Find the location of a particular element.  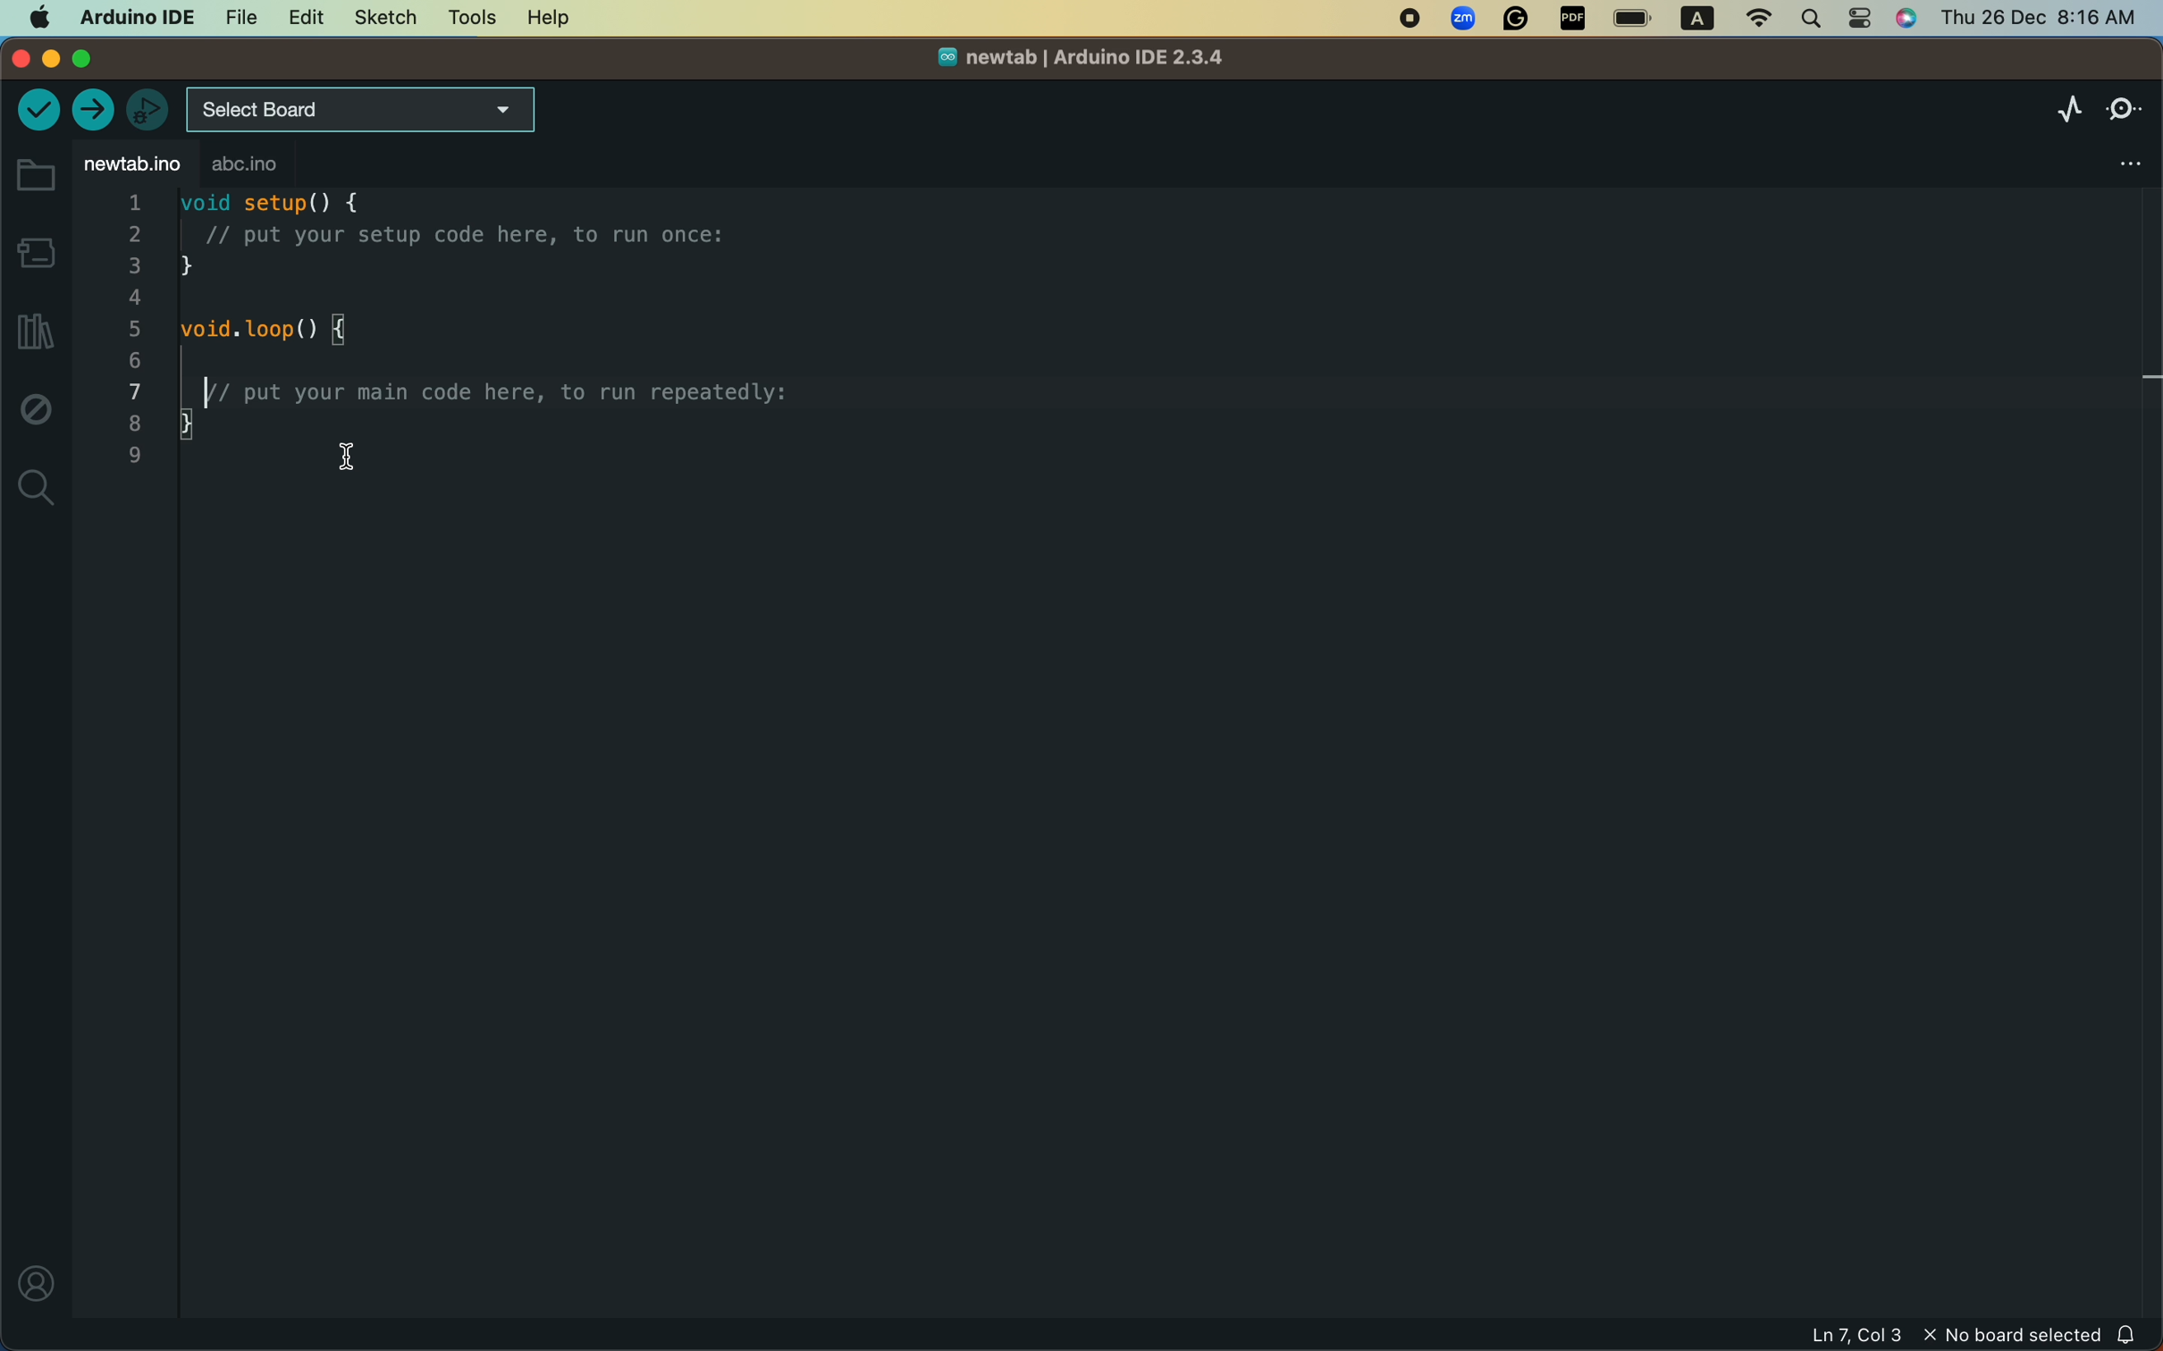

edit is located at coordinates (299, 20).